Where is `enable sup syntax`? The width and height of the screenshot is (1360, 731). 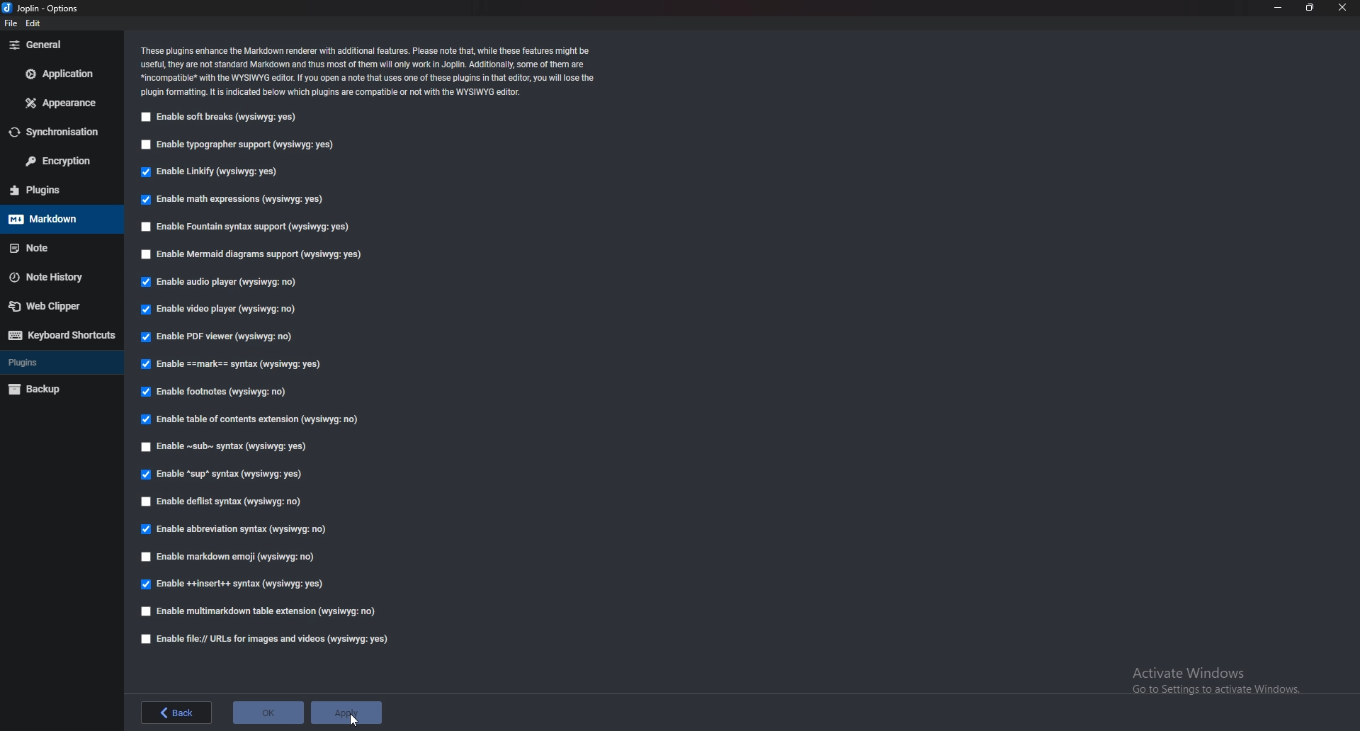 enable sup syntax is located at coordinates (222, 474).